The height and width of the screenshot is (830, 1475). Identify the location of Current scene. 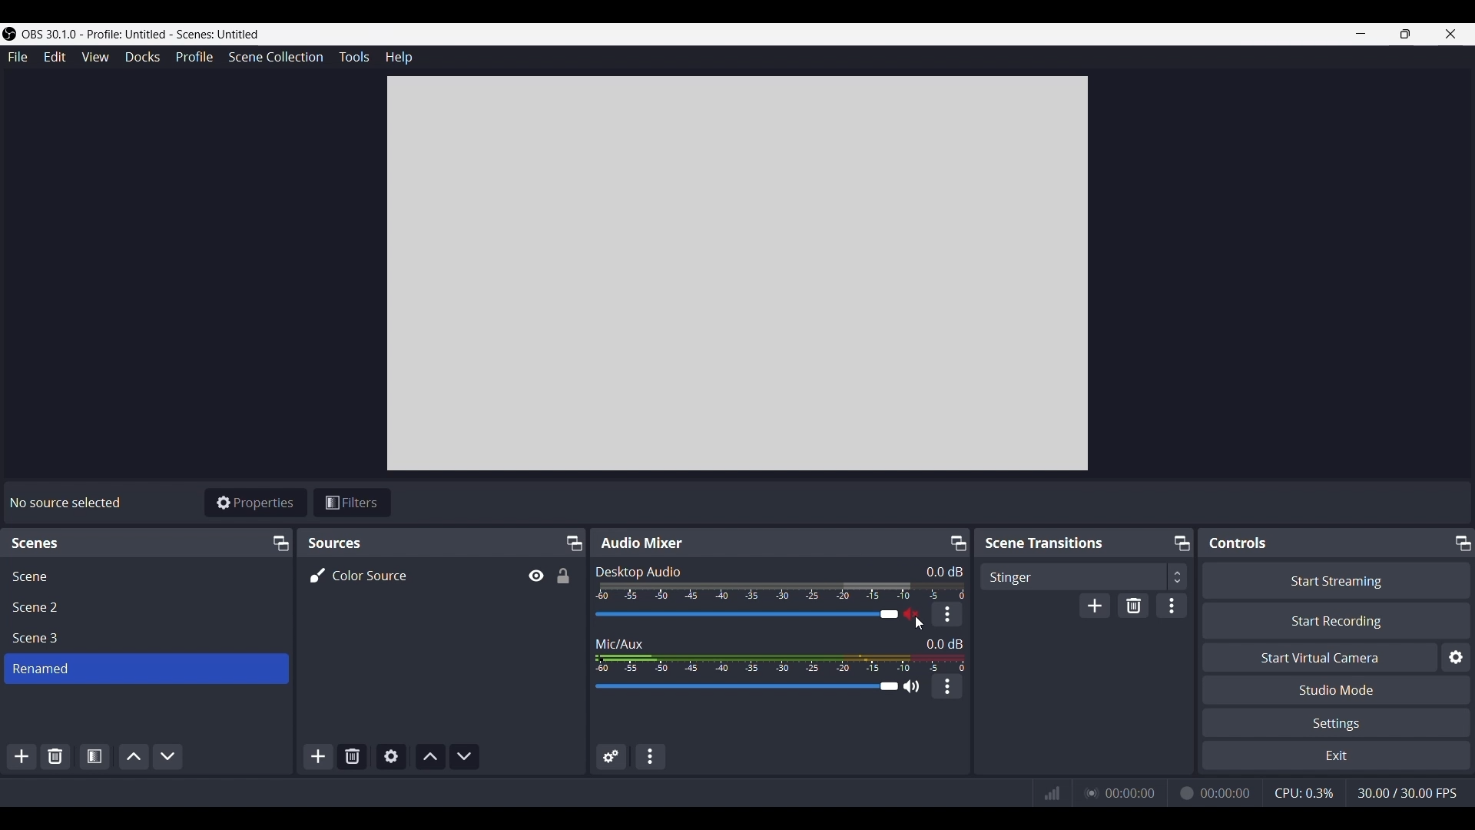
(147, 668).